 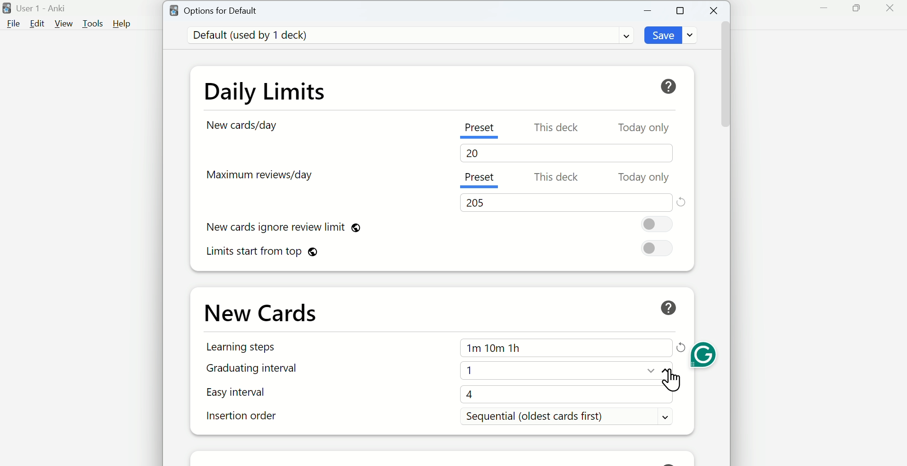 I want to click on This deck, so click(x=555, y=178).